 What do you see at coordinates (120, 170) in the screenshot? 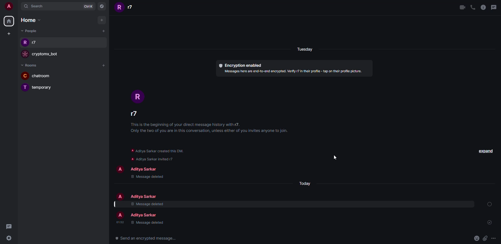
I see `profile` at bounding box center [120, 170].